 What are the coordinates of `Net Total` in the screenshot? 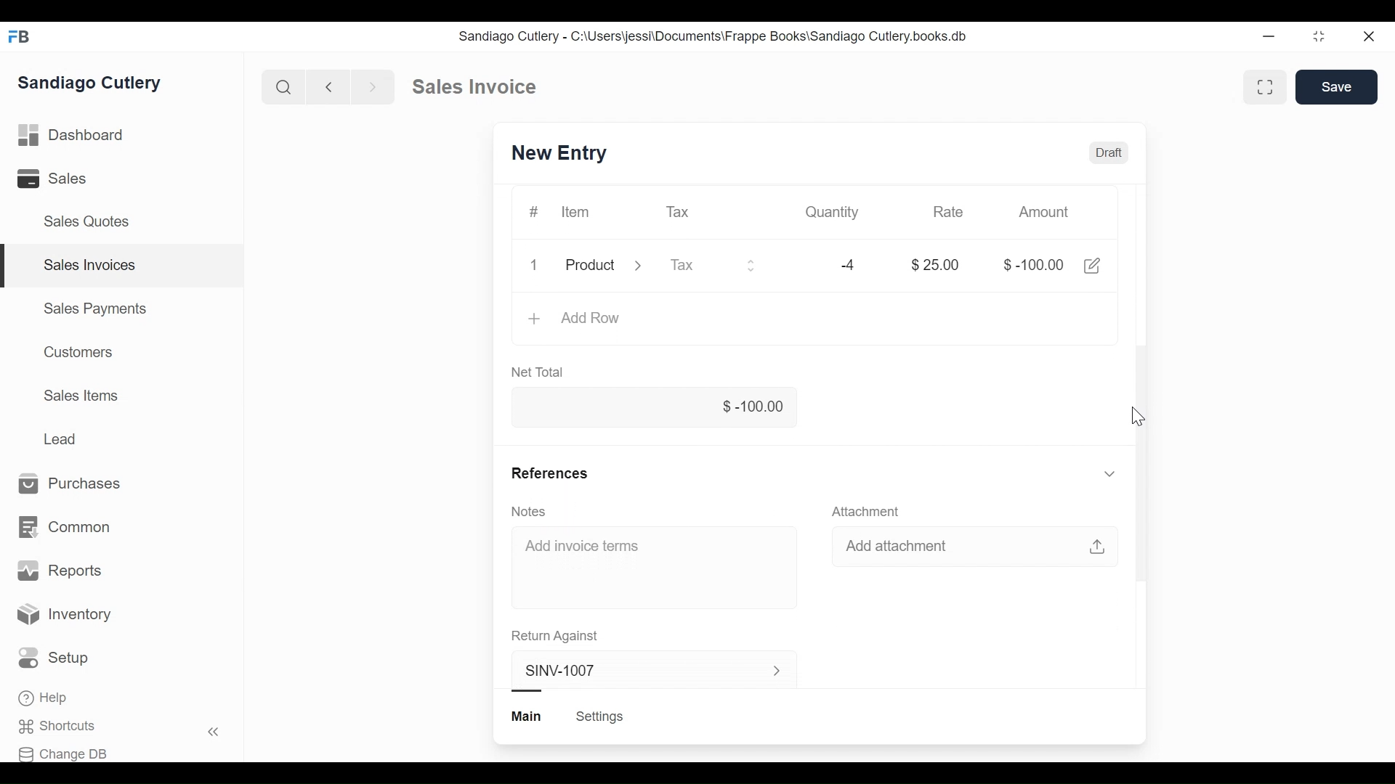 It's located at (541, 371).